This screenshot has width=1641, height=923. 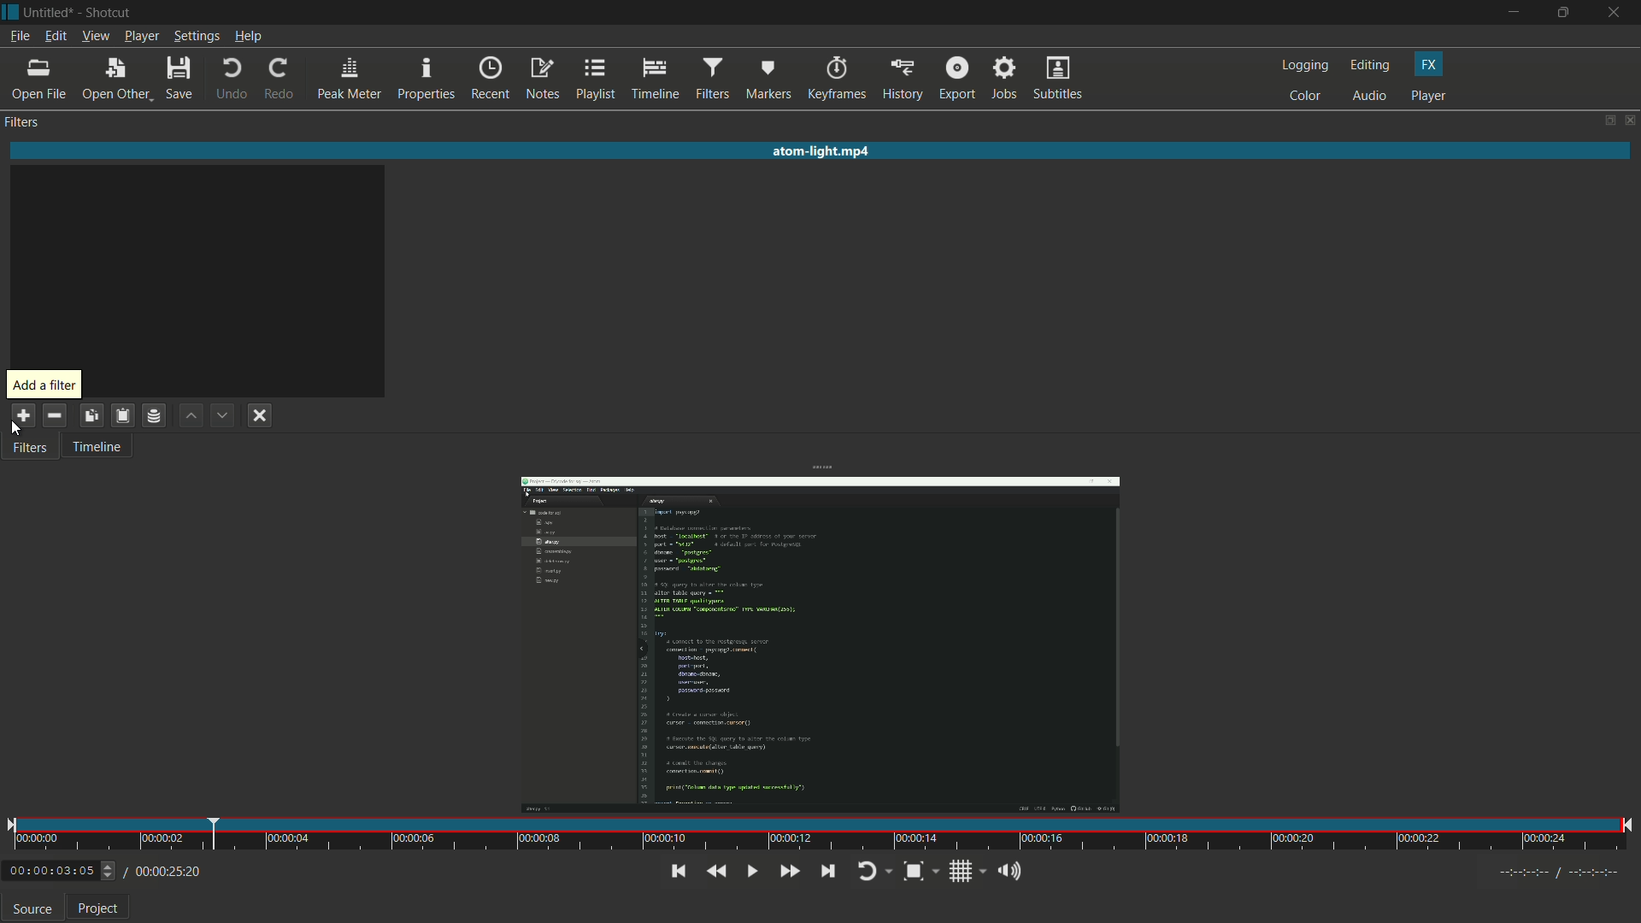 What do you see at coordinates (823, 833) in the screenshot?
I see `time` at bounding box center [823, 833].